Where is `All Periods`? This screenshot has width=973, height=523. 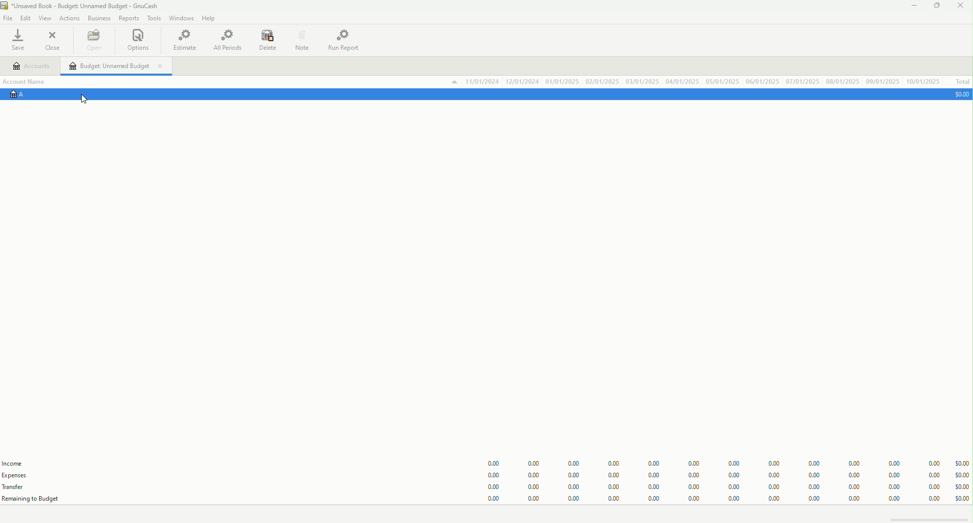 All Periods is located at coordinates (224, 41).